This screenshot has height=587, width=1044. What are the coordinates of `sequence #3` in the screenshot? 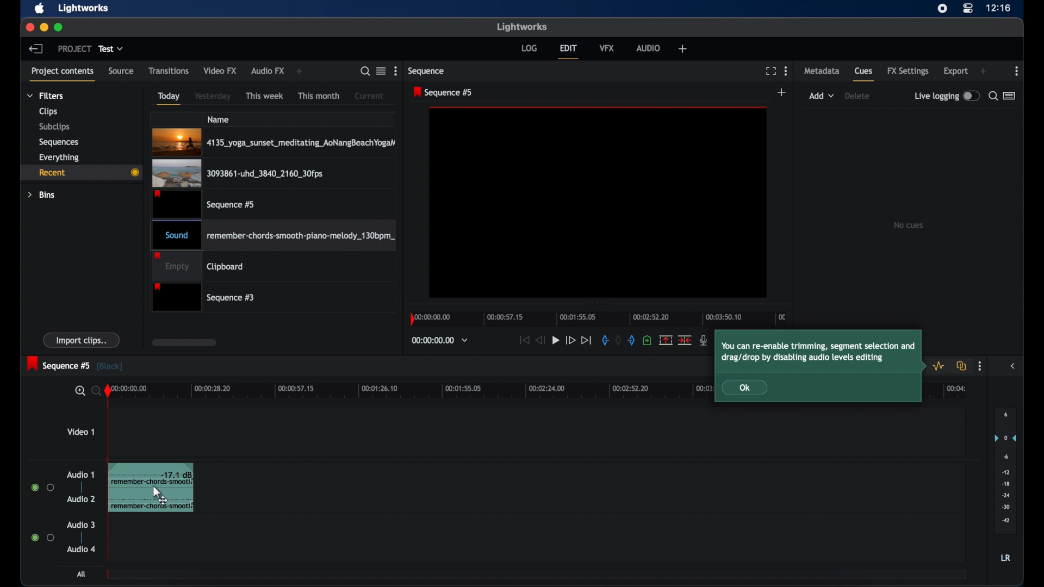 It's located at (205, 298).